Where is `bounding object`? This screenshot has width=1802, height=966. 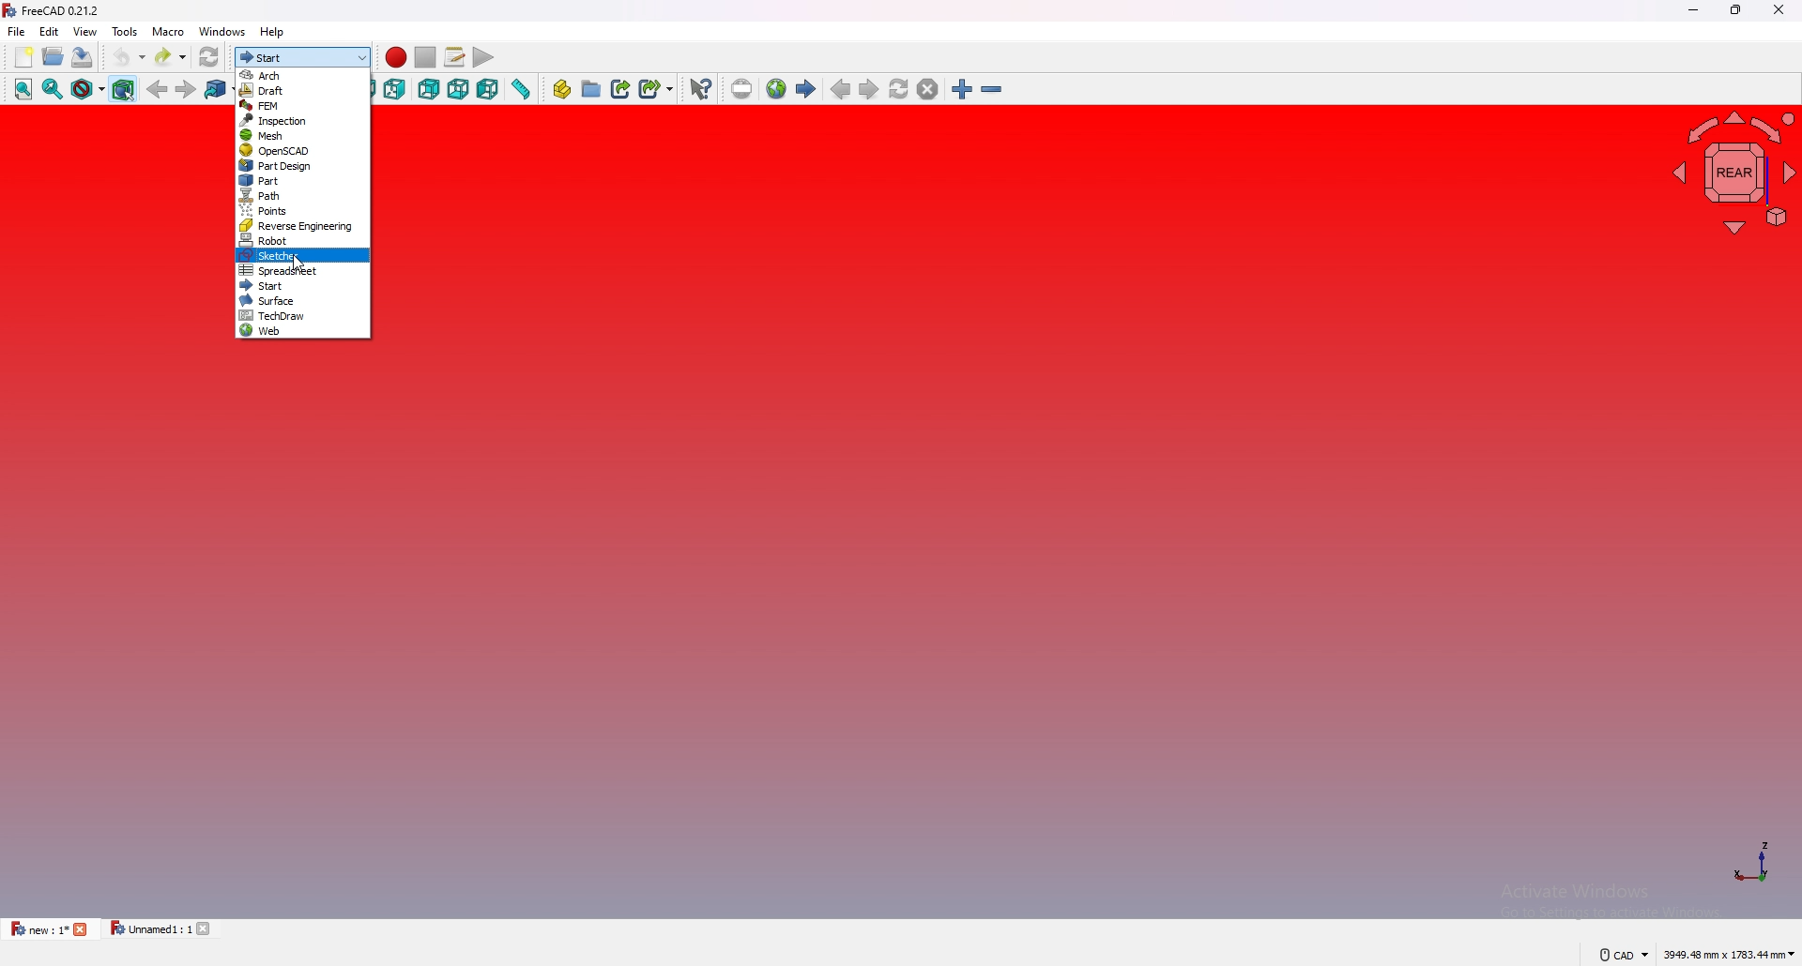 bounding object is located at coordinates (124, 87).